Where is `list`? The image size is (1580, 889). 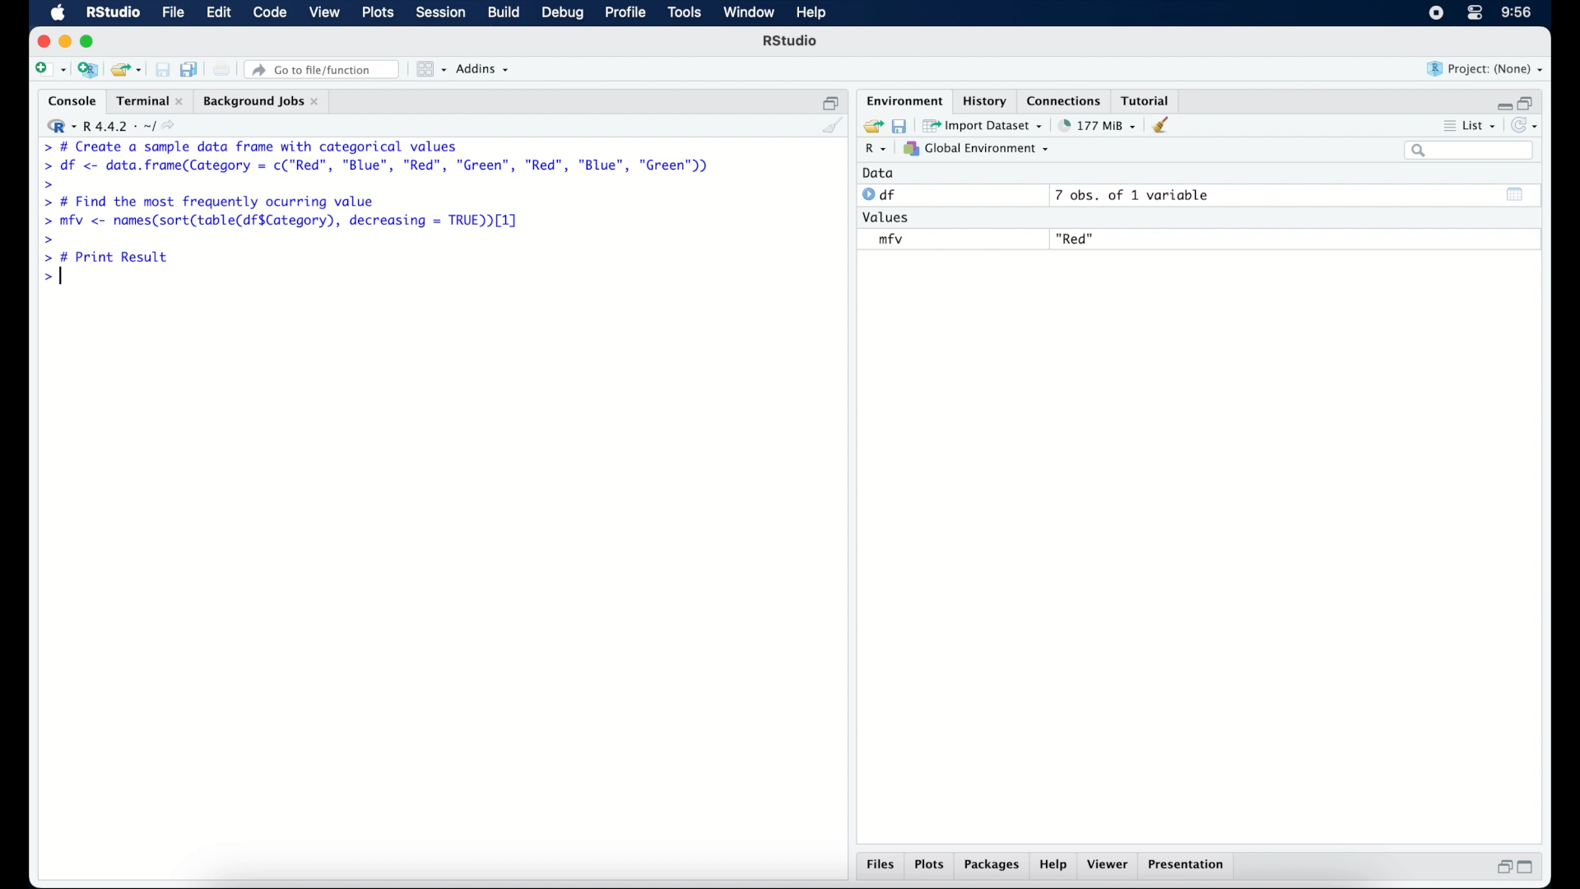 list is located at coordinates (1482, 124).